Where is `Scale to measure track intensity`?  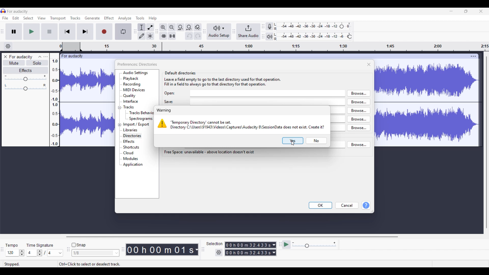
Scale to measure track intensity is located at coordinates (55, 102).